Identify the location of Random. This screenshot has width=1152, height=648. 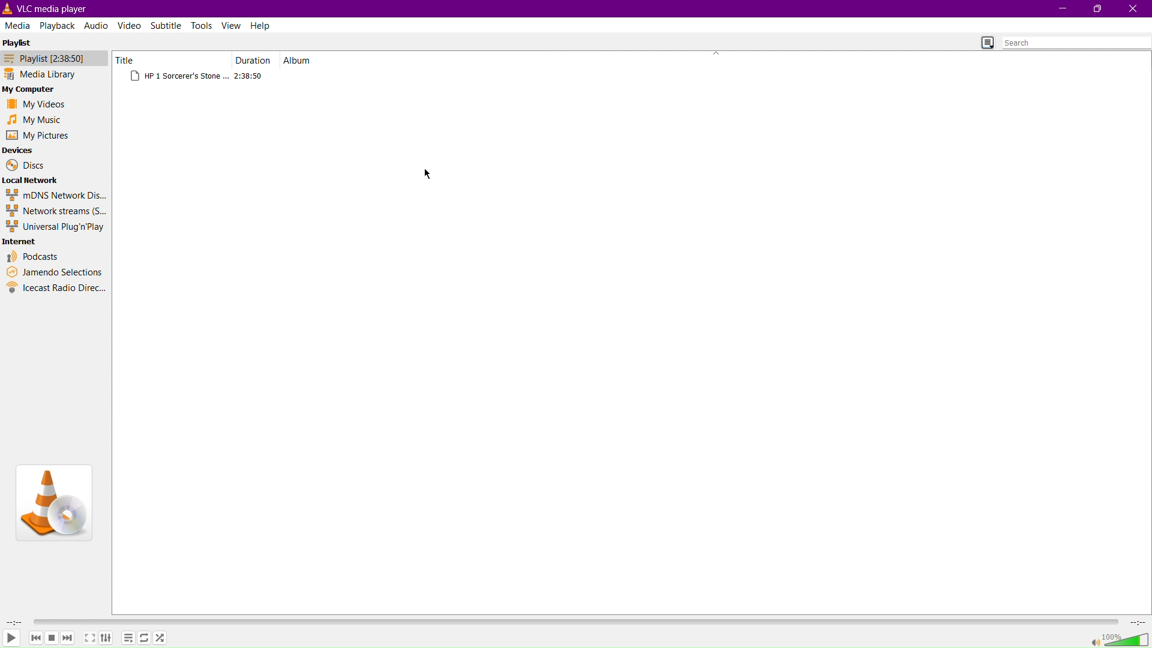
(160, 638).